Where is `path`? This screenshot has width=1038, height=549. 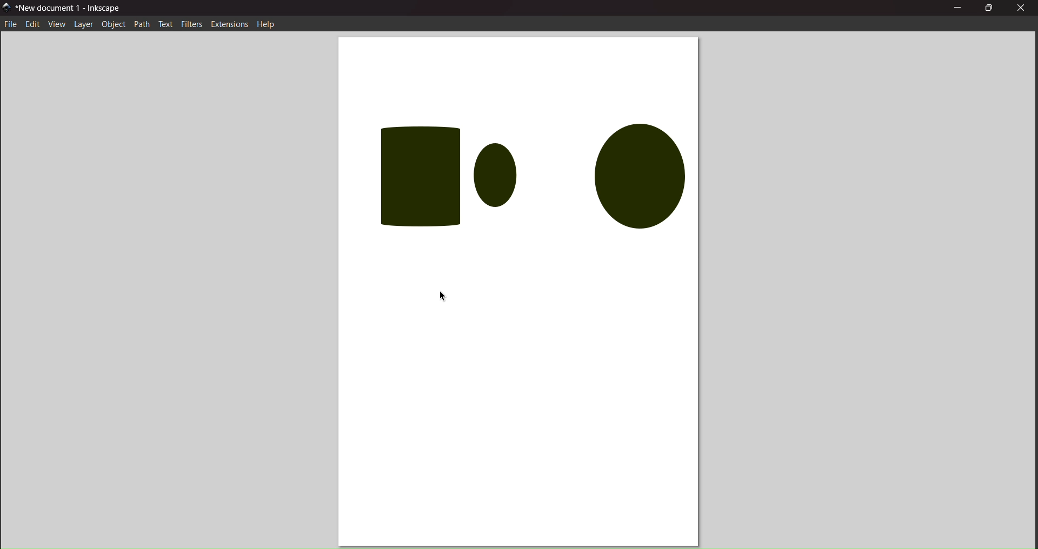
path is located at coordinates (142, 24).